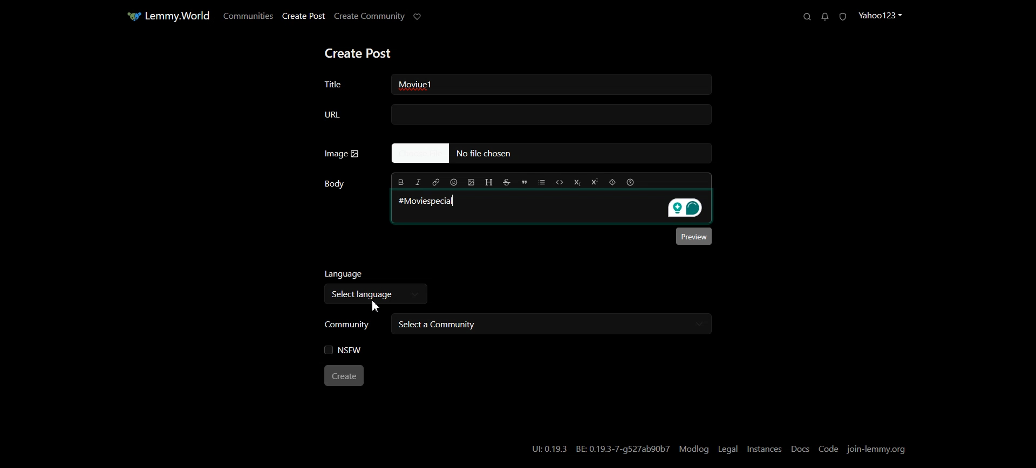 This screenshot has width=1036, height=468. I want to click on Image, so click(342, 154).